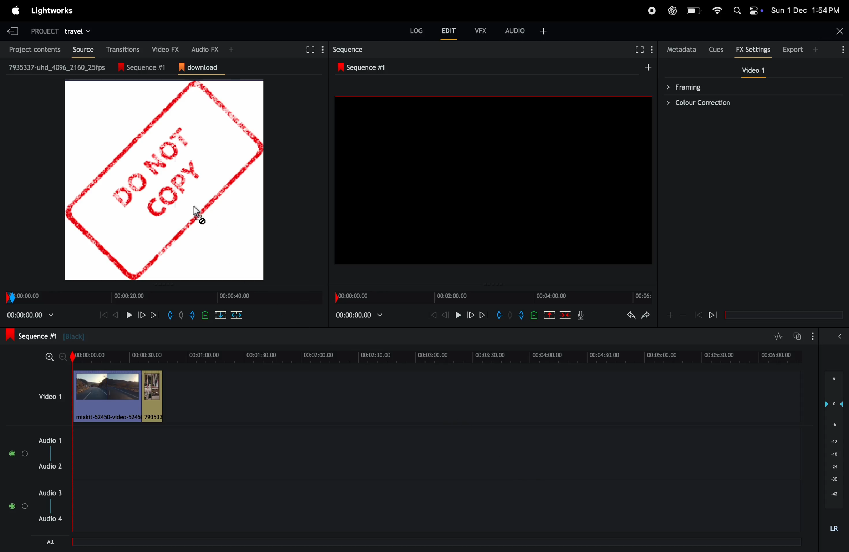  What do you see at coordinates (154, 315) in the screenshot?
I see `next frame` at bounding box center [154, 315].